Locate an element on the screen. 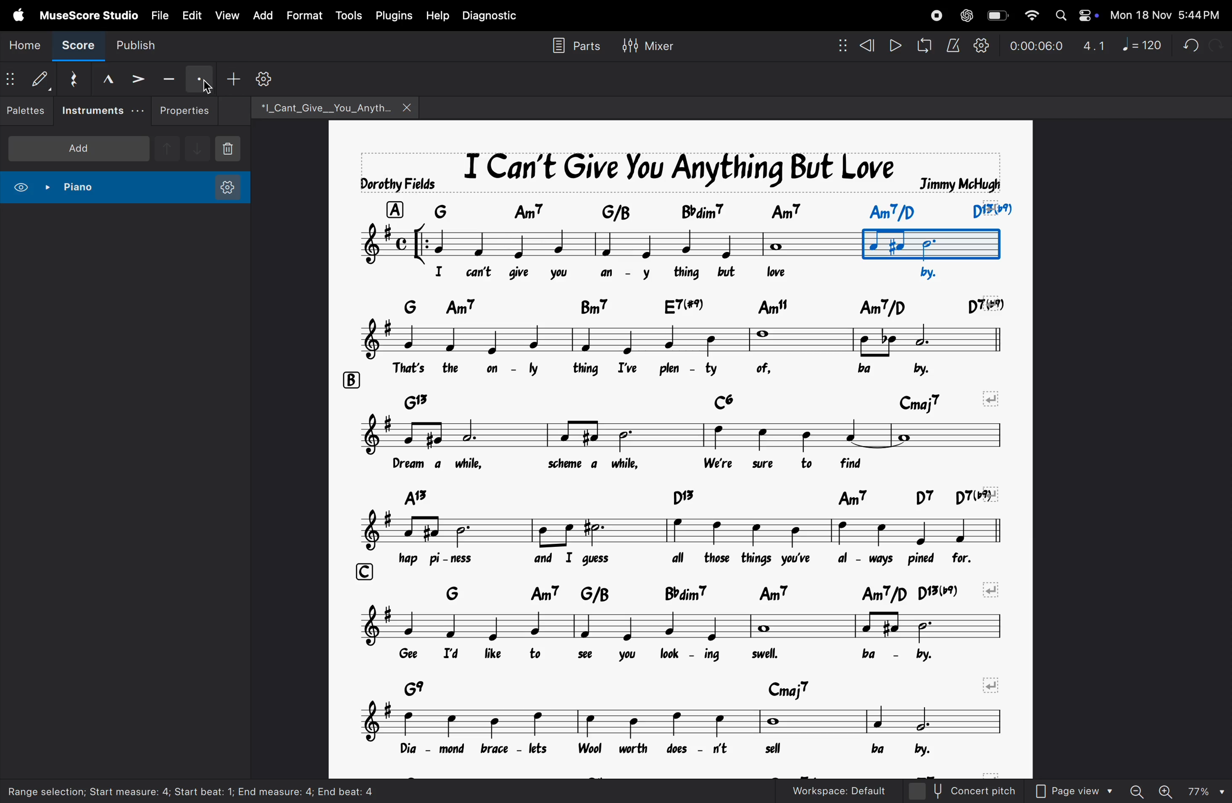  row is located at coordinates (408, 306).